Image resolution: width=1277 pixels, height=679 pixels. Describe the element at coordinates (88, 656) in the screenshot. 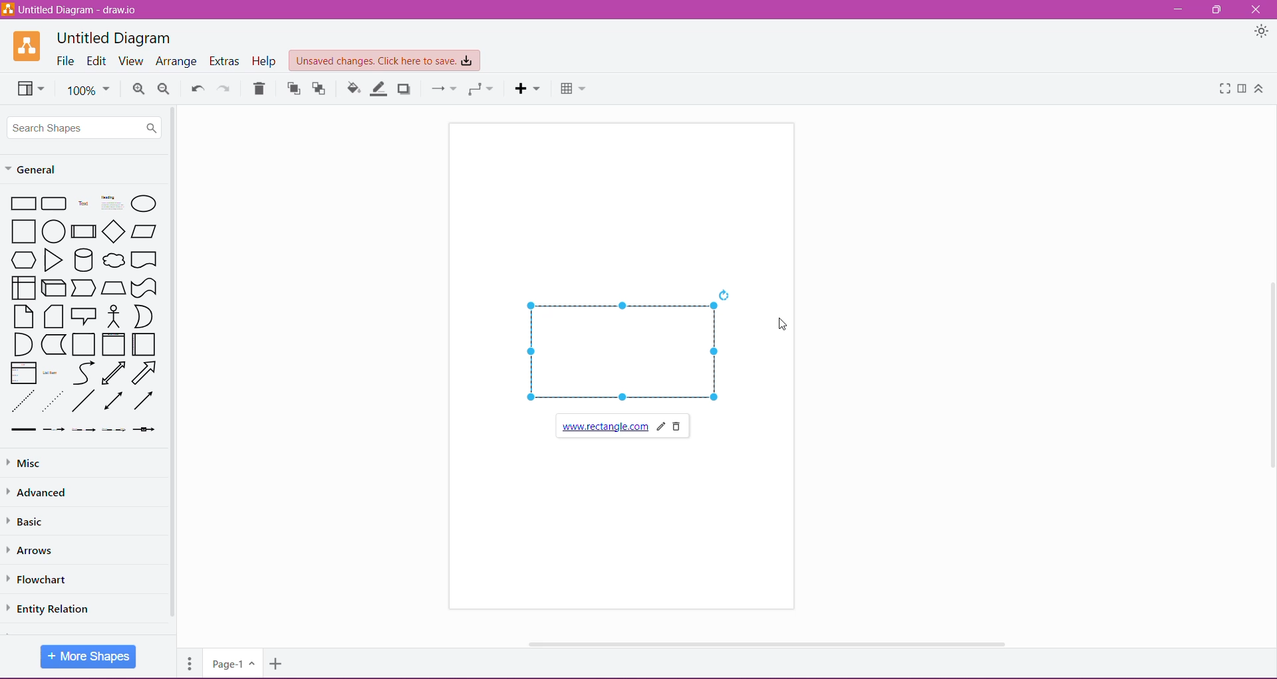

I see `More Shapes` at that location.